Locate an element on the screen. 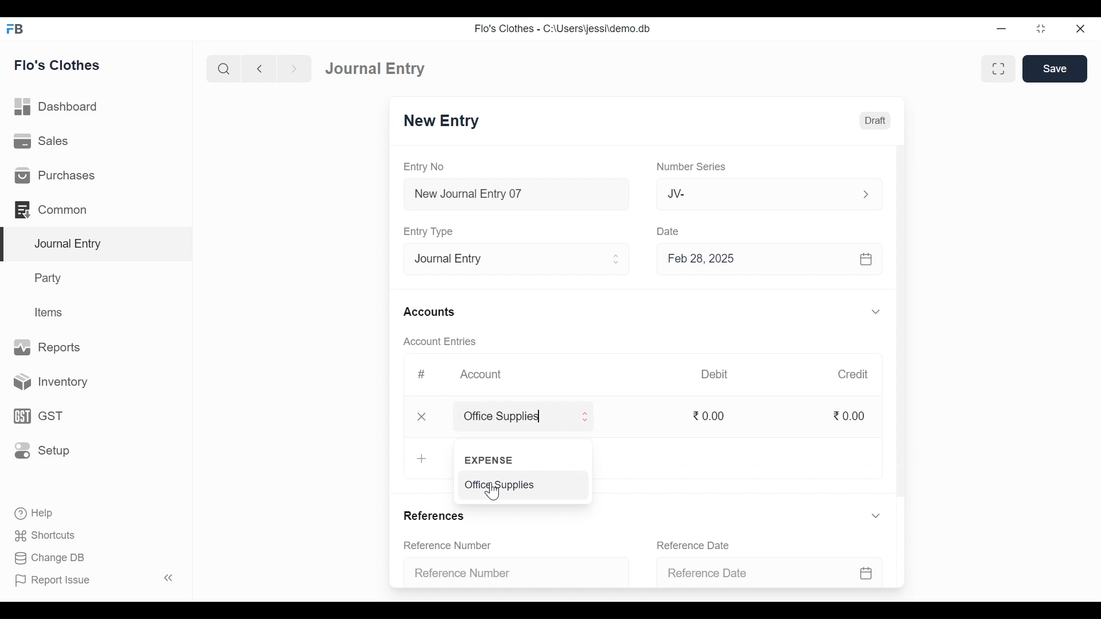 The height and width of the screenshot is (619, 1101). Office Supplies is located at coordinates (498, 485).